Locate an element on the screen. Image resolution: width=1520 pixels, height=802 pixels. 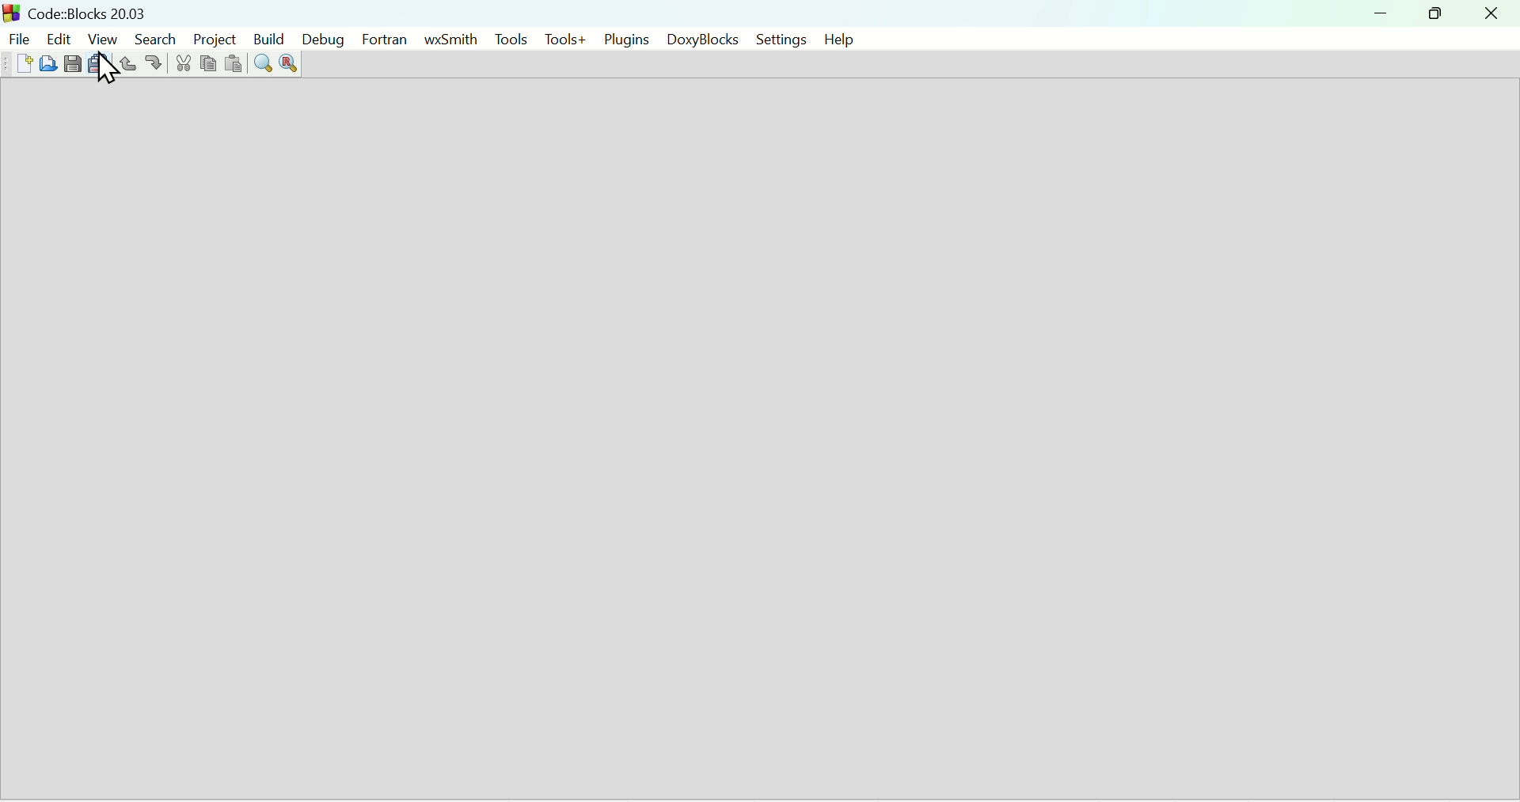
Tools+ is located at coordinates (565, 39).